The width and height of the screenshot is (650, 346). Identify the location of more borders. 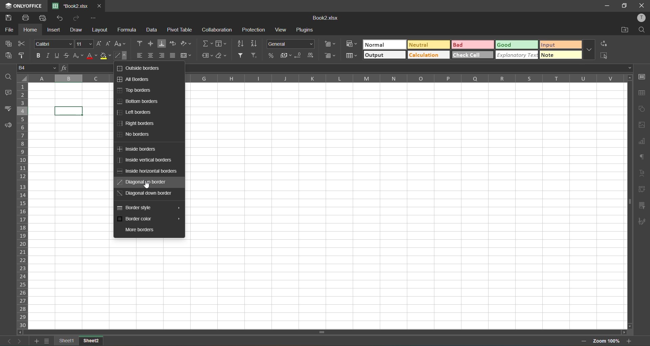
(142, 230).